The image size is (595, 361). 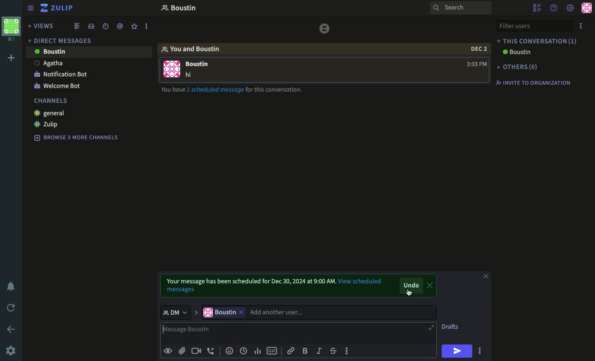 What do you see at coordinates (306, 351) in the screenshot?
I see `bold` at bounding box center [306, 351].